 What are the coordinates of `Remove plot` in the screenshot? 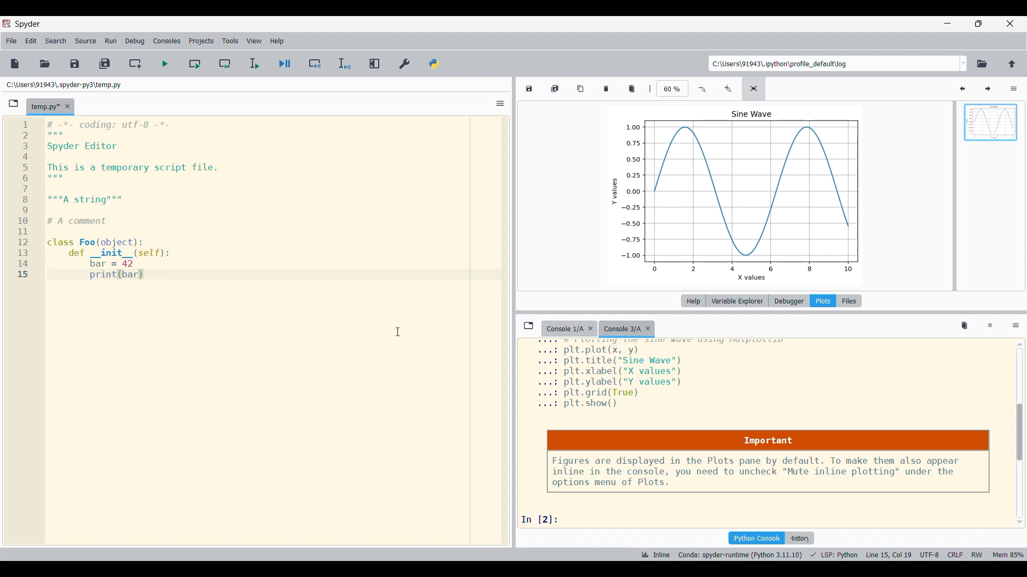 It's located at (607, 89).